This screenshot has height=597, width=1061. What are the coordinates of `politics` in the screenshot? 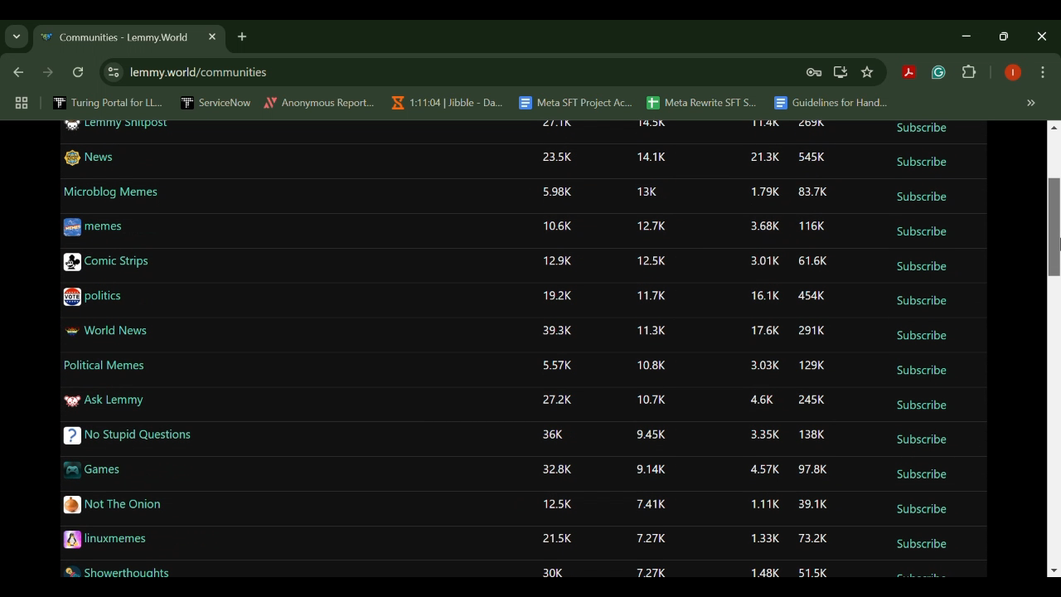 It's located at (94, 297).